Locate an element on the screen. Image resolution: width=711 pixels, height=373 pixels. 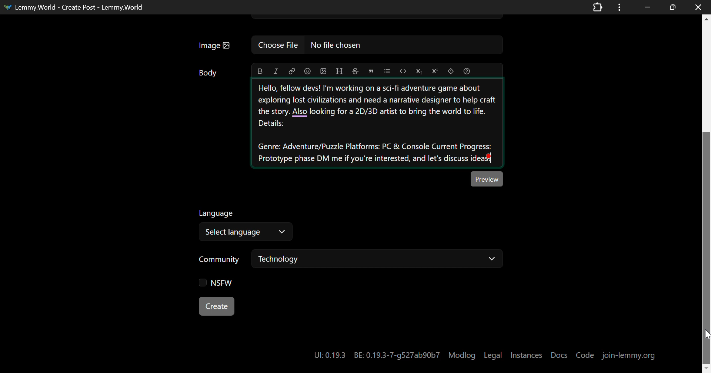
formatting help is located at coordinates (467, 71).